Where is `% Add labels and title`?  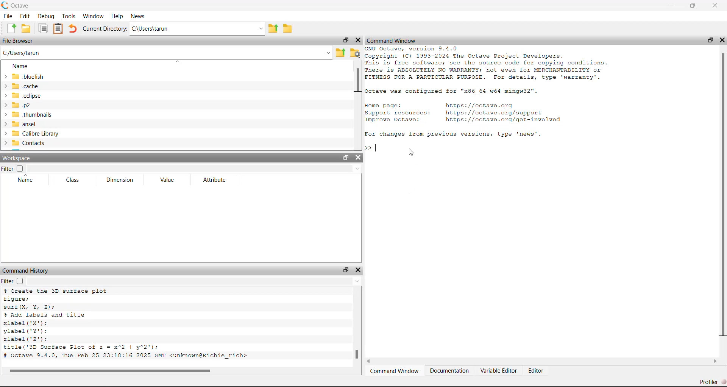
% Add labels and title is located at coordinates (46, 314).